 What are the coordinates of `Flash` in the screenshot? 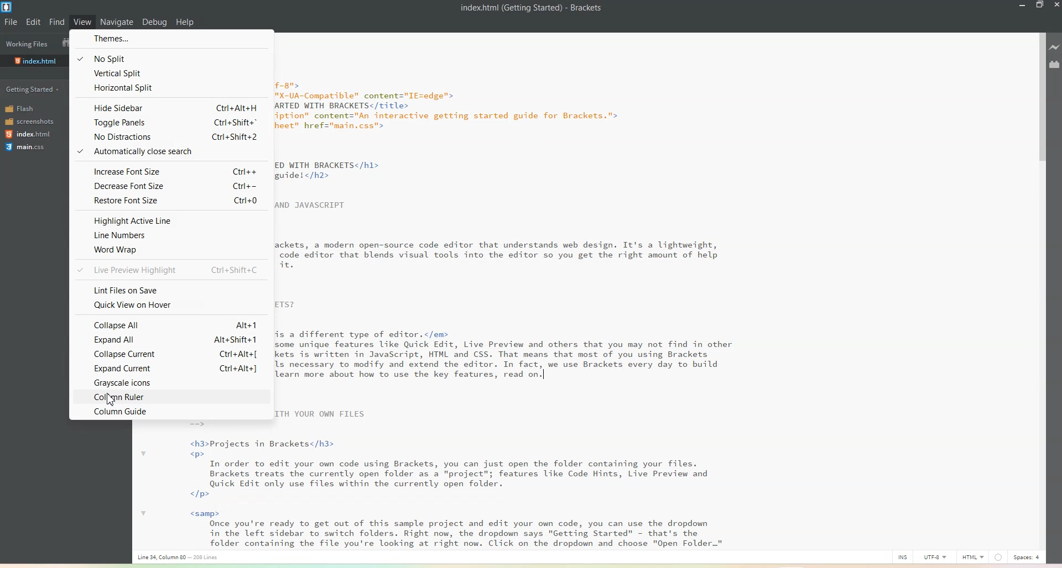 It's located at (22, 109).